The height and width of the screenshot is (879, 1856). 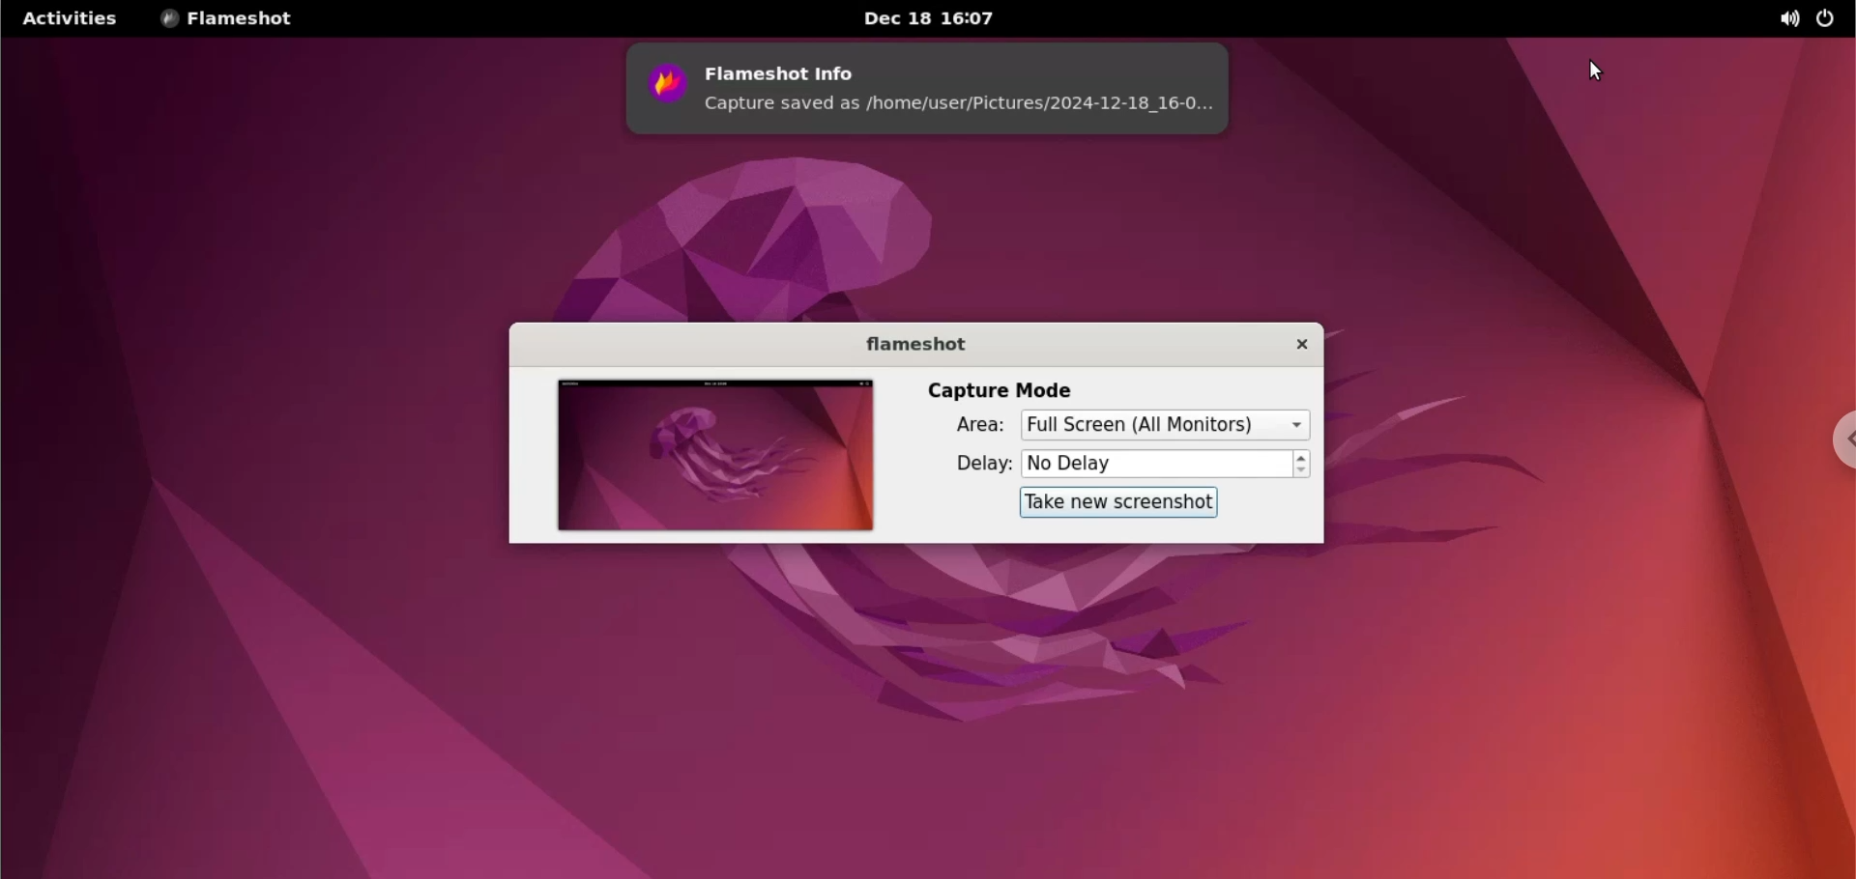 What do you see at coordinates (1296, 346) in the screenshot?
I see `close` at bounding box center [1296, 346].